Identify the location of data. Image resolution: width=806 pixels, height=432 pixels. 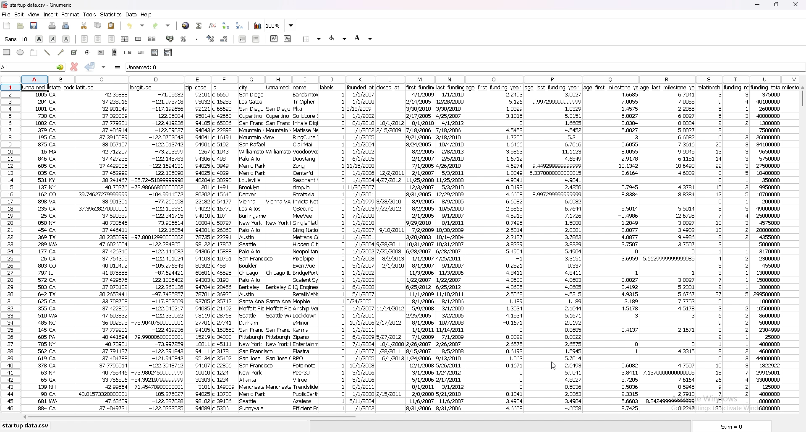
(334, 247).